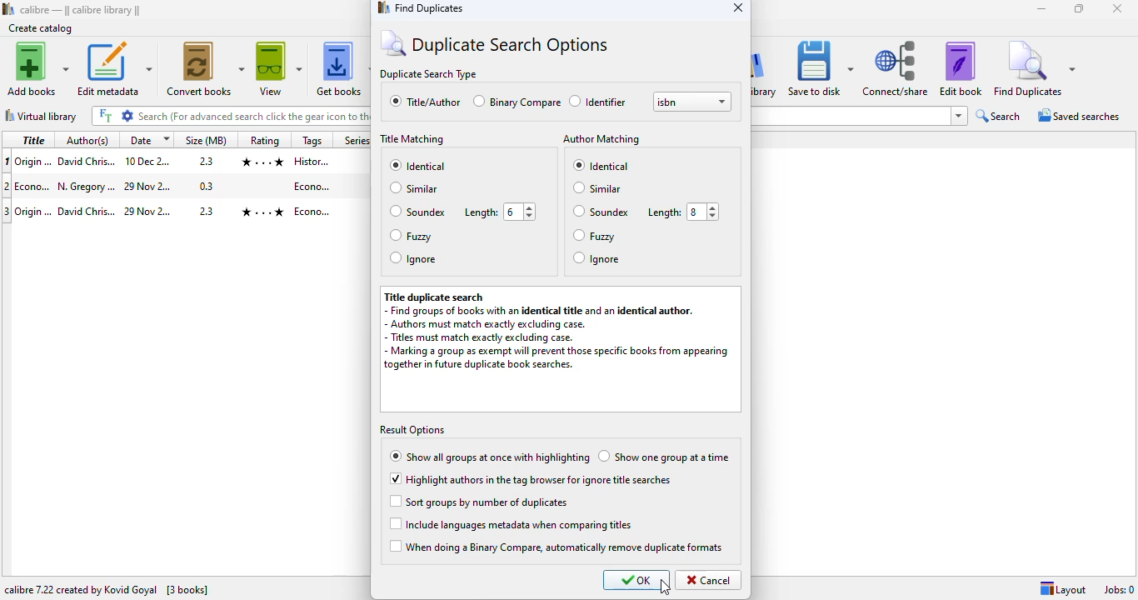 The image size is (1138, 600). What do you see at coordinates (494, 42) in the screenshot?
I see `duplicate search options` at bounding box center [494, 42].